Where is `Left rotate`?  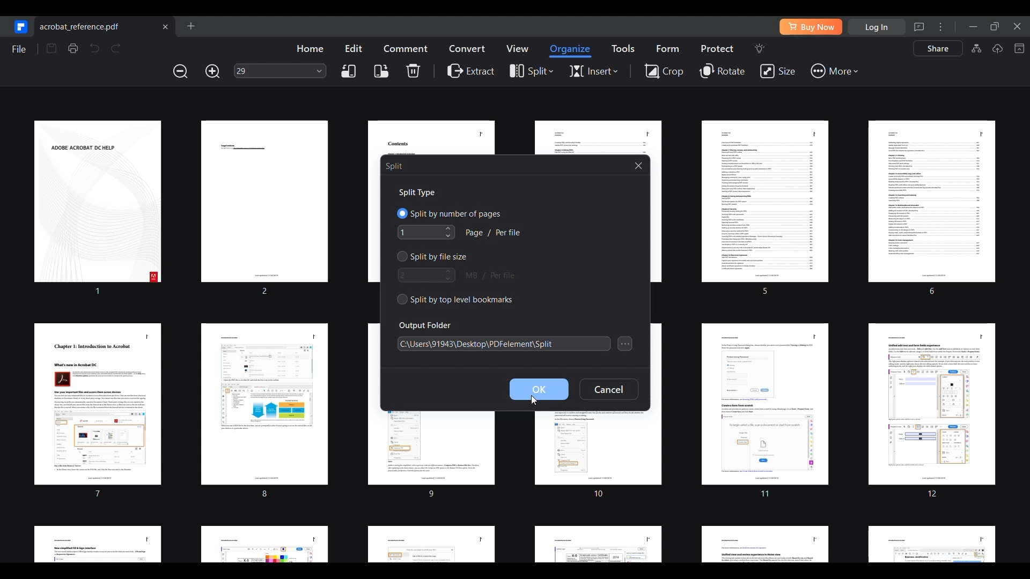
Left rotate is located at coordinates (348, 71).